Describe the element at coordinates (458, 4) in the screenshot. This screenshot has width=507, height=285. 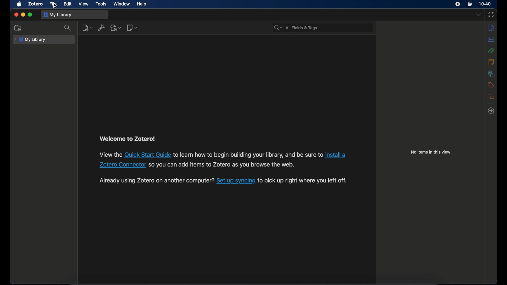
I see `screen recorder` at that location.